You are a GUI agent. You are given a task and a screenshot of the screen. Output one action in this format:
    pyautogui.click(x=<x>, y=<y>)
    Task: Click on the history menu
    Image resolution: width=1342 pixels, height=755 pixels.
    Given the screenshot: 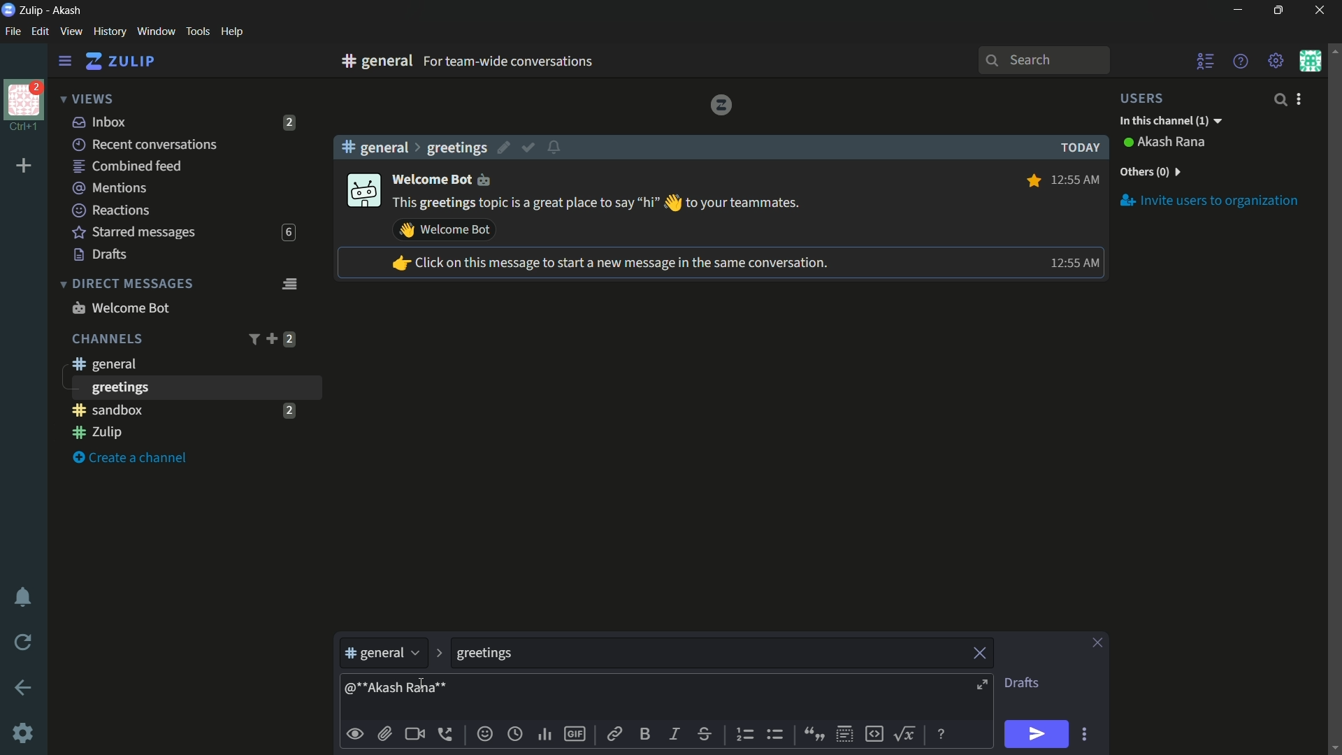 What is the action you would take?
    pyautogui.click(x=110, y=31)
    